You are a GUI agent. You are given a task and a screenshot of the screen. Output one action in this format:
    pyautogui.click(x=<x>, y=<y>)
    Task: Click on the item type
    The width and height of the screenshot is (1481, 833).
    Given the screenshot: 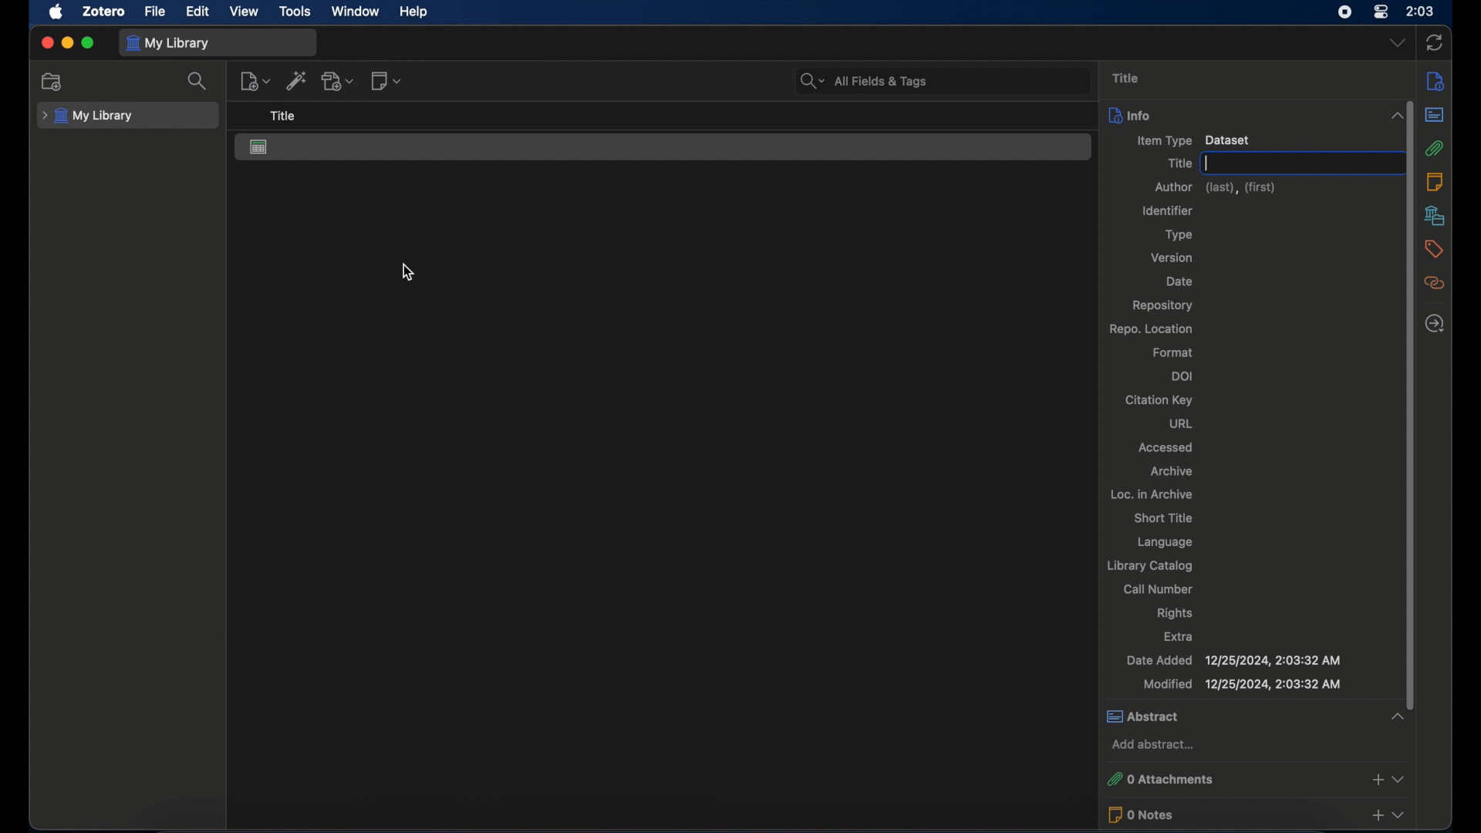 What is the action you would take?
    pyautogui.click(x=1191, y=140)
    